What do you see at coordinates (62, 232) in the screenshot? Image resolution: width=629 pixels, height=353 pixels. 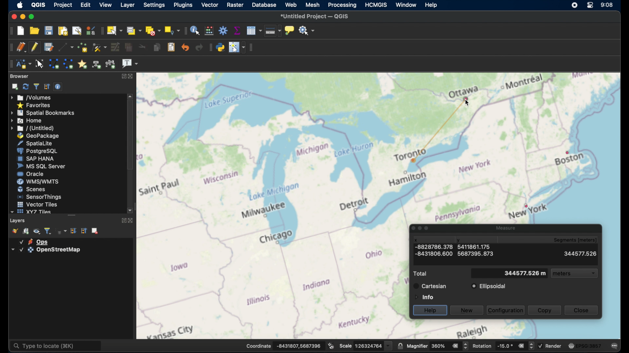 I see `filter legend by expression` at bounding box center [62, 232].